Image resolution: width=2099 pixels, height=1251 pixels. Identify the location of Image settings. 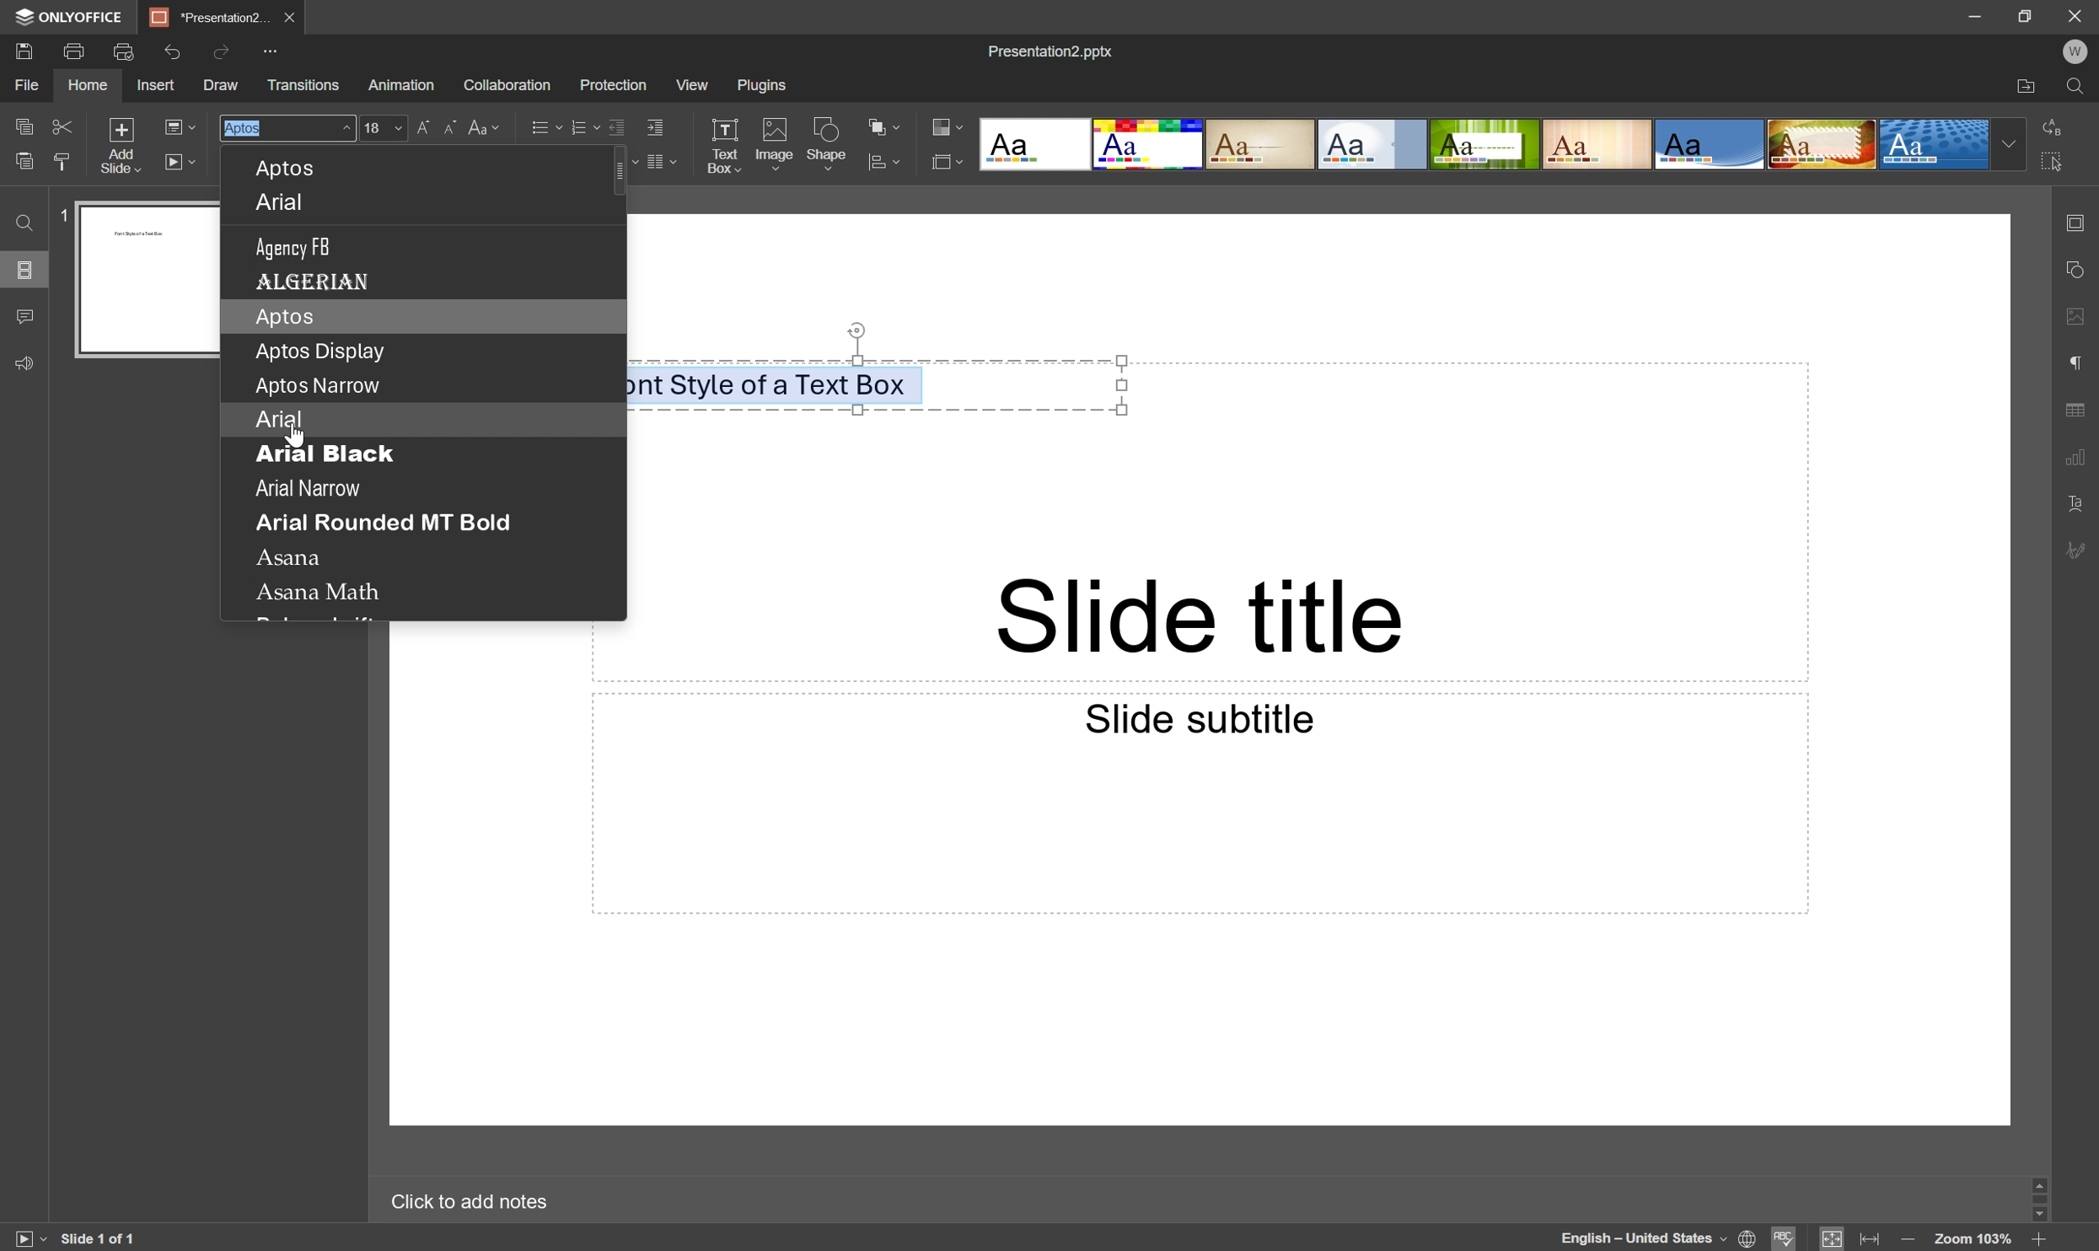
(2080, 314).